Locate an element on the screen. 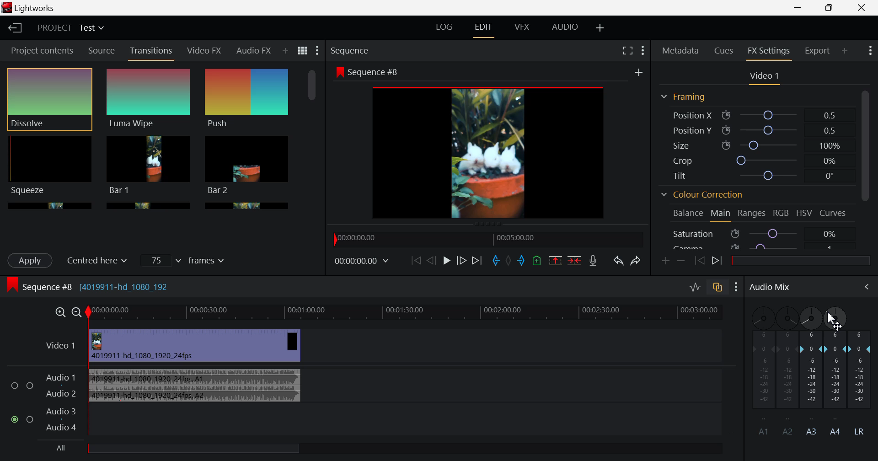 The image size is (878, 461). Minimize is located at coordinates (832, 8).